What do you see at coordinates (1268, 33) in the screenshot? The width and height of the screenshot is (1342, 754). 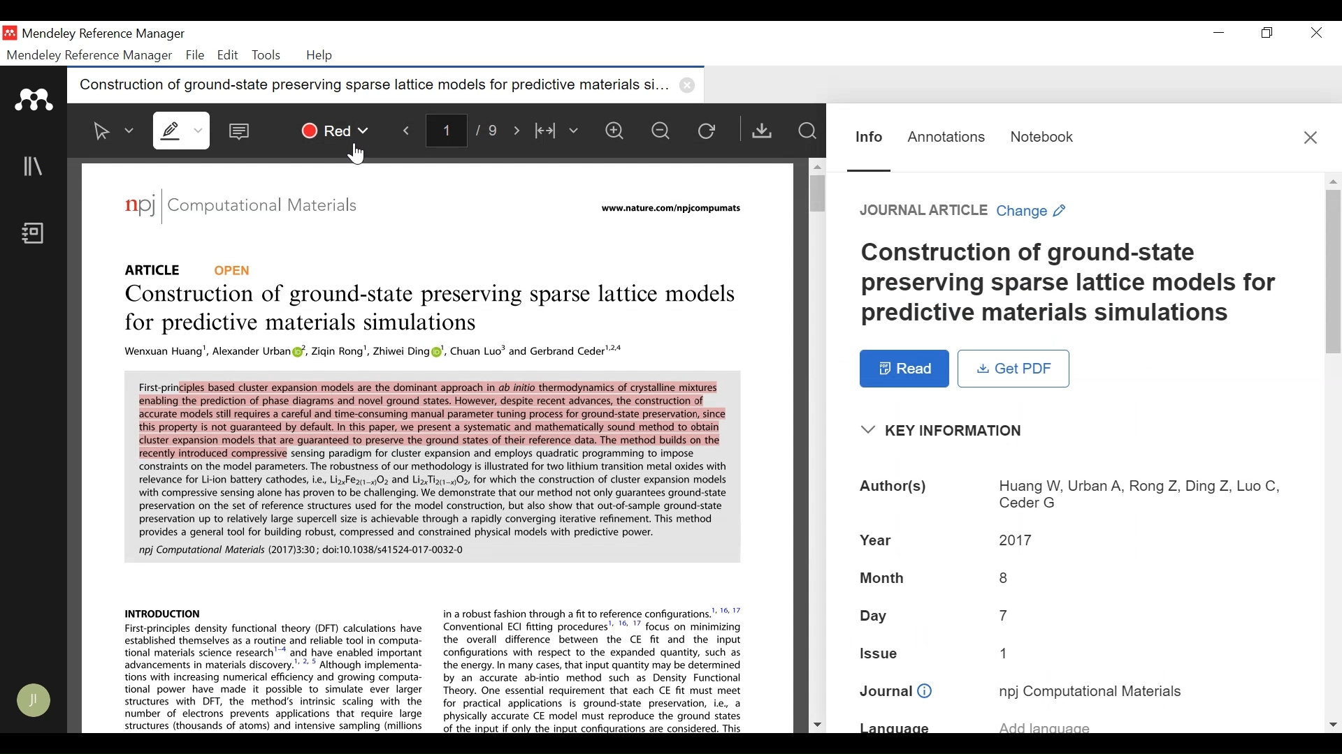 I see `Restore` at bounding box center [1268, 33].